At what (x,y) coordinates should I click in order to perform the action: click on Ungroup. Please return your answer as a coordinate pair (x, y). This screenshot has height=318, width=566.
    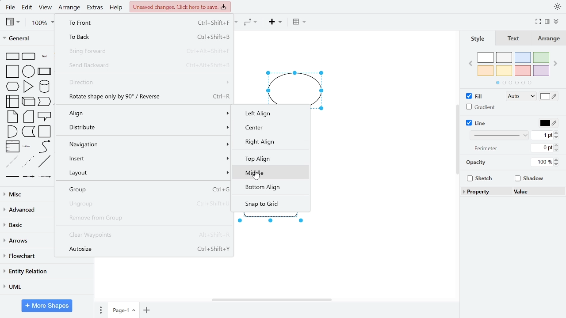
    Looking at the image, I should click on (145, 204).